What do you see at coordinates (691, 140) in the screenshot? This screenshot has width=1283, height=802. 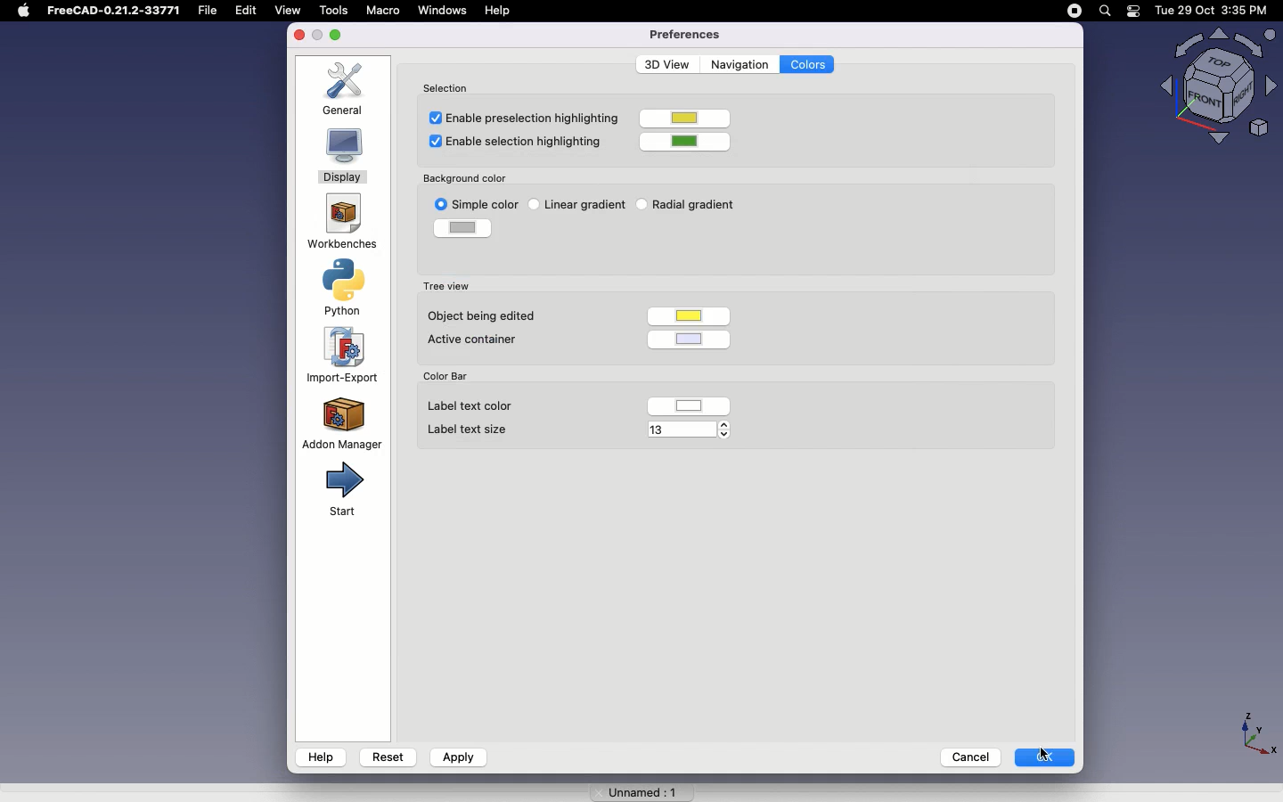 I see `color` at bounding box center [691, 140].